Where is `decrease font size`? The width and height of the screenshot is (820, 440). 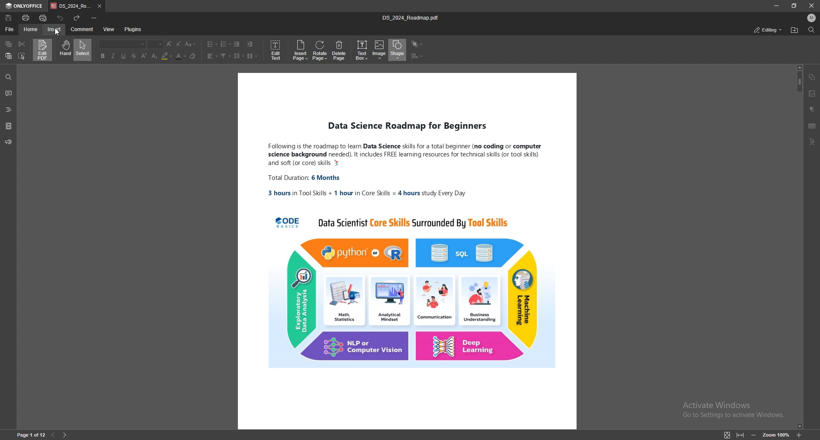 decrease font size is located at coordinates (179, 44).